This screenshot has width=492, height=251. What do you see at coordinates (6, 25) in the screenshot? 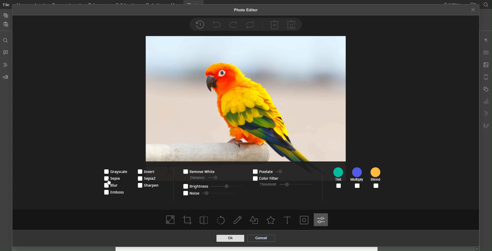
I see `Paste` at bounding box center [6, 25].